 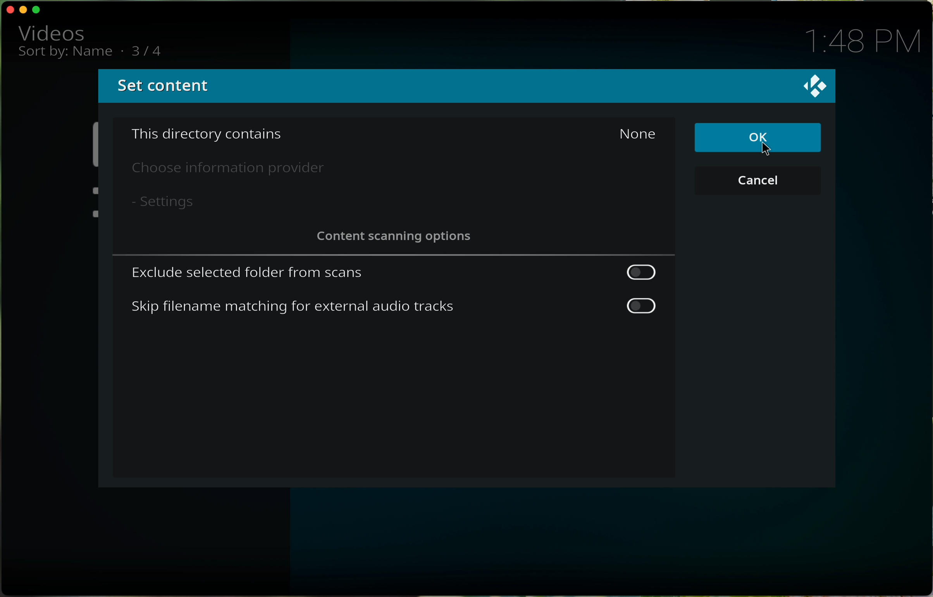 What do you see at coordinates (163, 85) in the screenshot?
I see `set content` at bounding box center [163, 85].